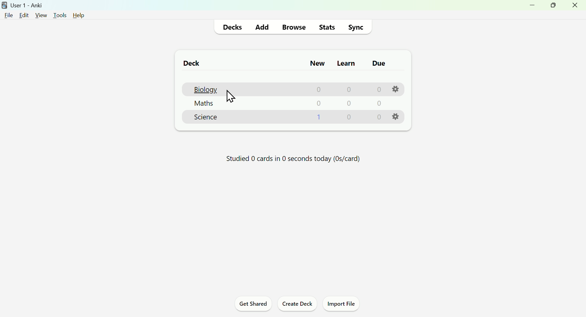 This screenshot has width=586, height=317. Describe the element at coordinates (378, 104) in the screenshot. I see `0` at that location.